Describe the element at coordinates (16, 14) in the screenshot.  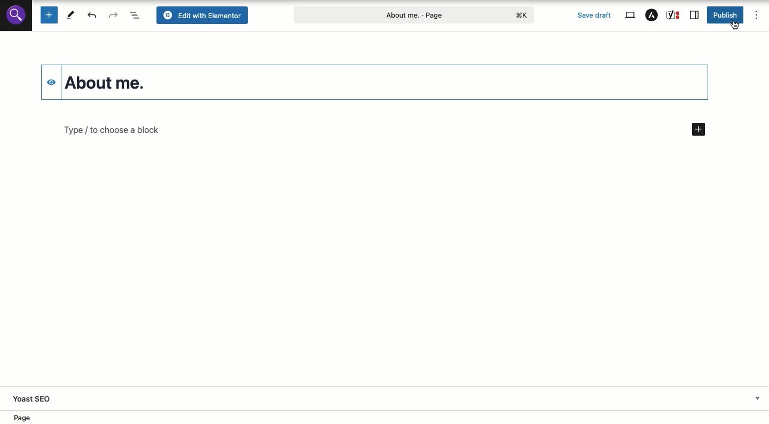
I see `Search` at that location.